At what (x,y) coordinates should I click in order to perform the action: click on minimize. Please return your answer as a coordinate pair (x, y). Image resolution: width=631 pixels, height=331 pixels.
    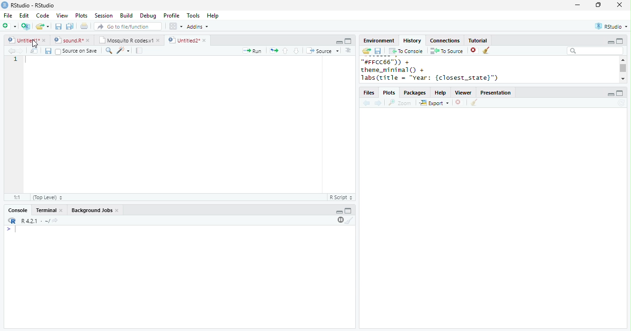
    Looking at the image, I should click on (610, 95).